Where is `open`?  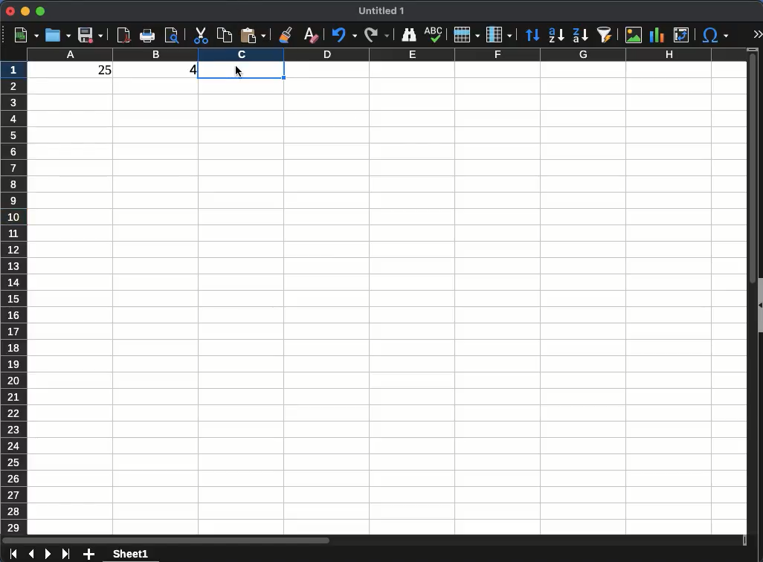
open is located at coordinates (58, 35).